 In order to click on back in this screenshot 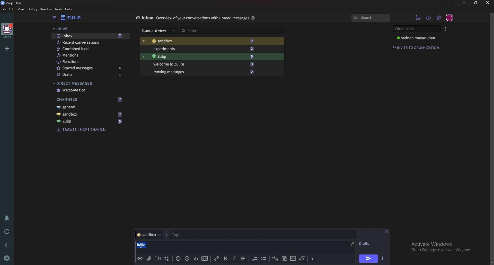, I will do `click(7, 245)`.